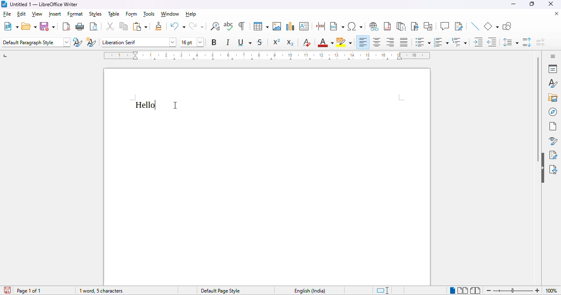 The image size is (561, 295). Describe the element at coordinates (462, 290) in the screenshot. I see `multi-page view` at that location.